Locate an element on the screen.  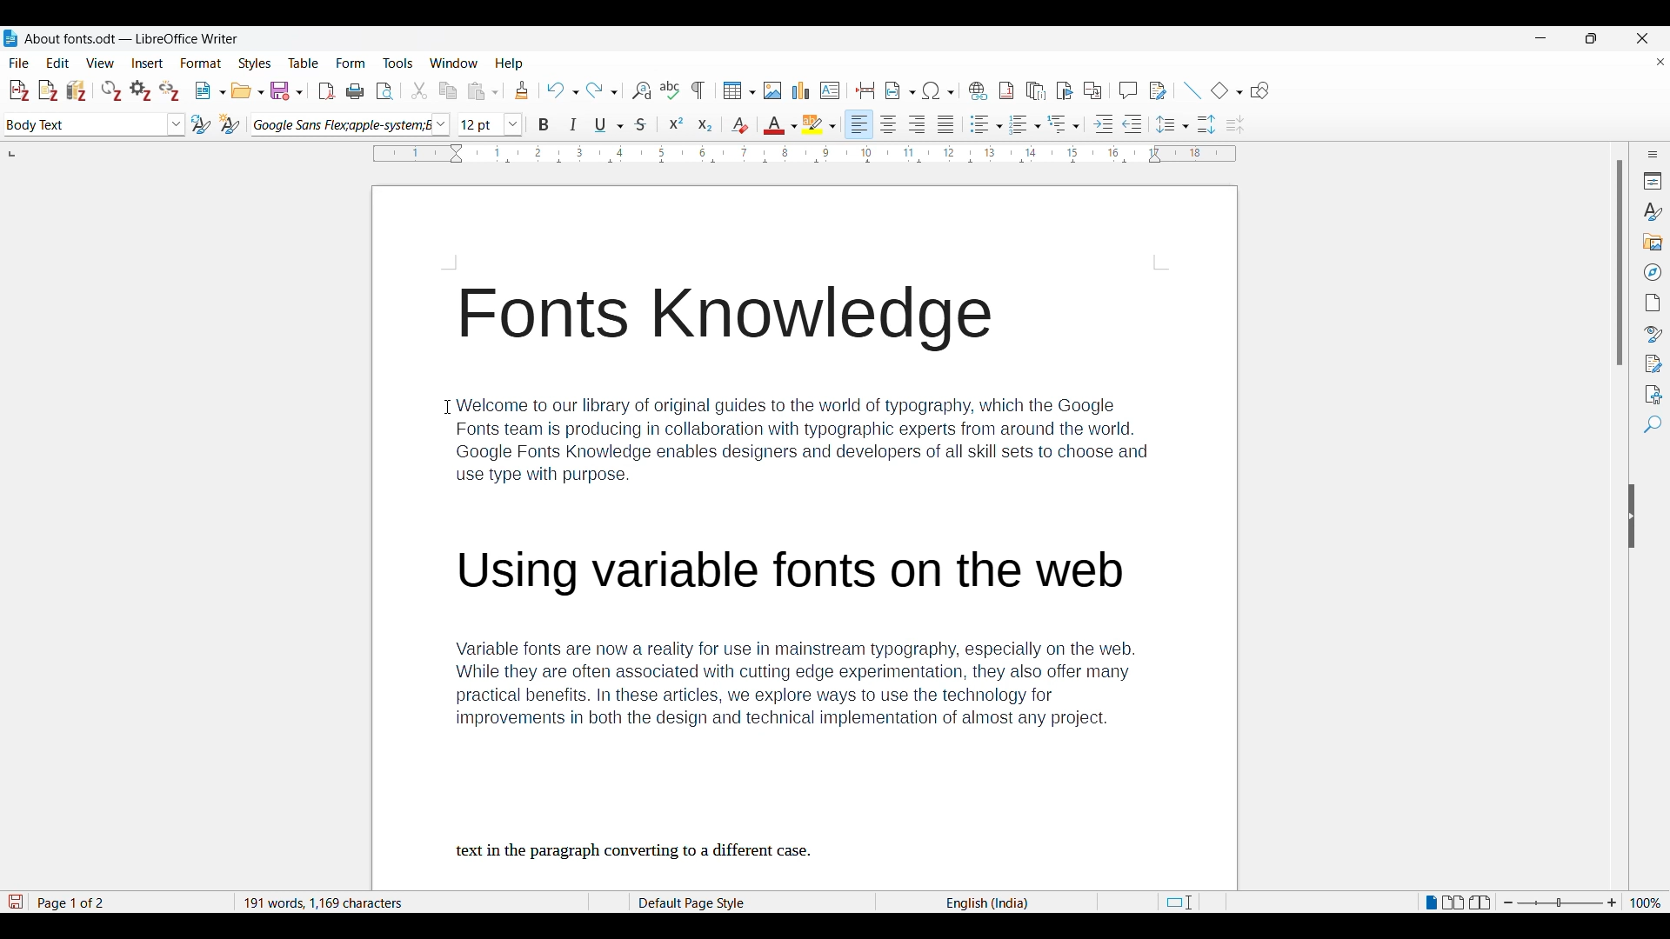
Insert footnote is located at coordinates (1006, 90).